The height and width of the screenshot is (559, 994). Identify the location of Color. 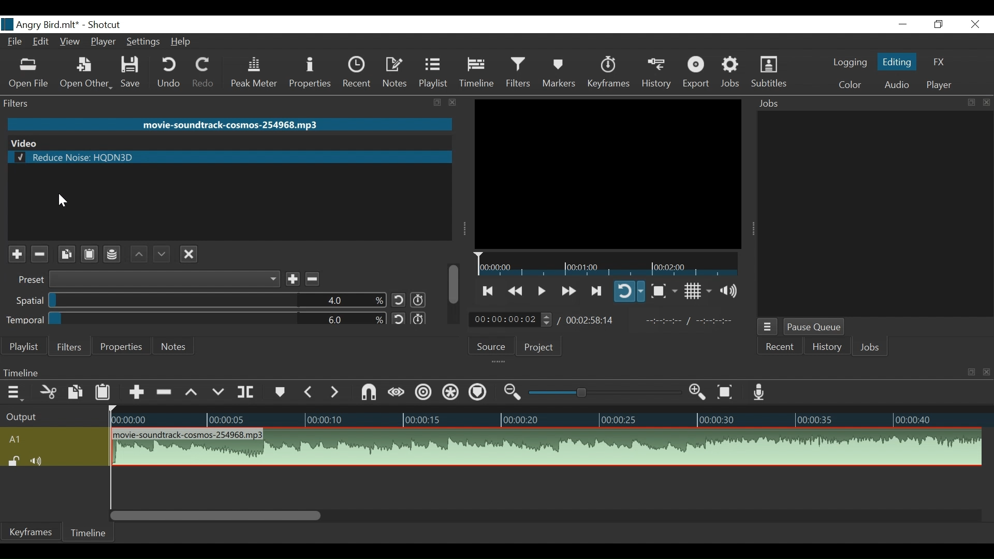
(850, 85).